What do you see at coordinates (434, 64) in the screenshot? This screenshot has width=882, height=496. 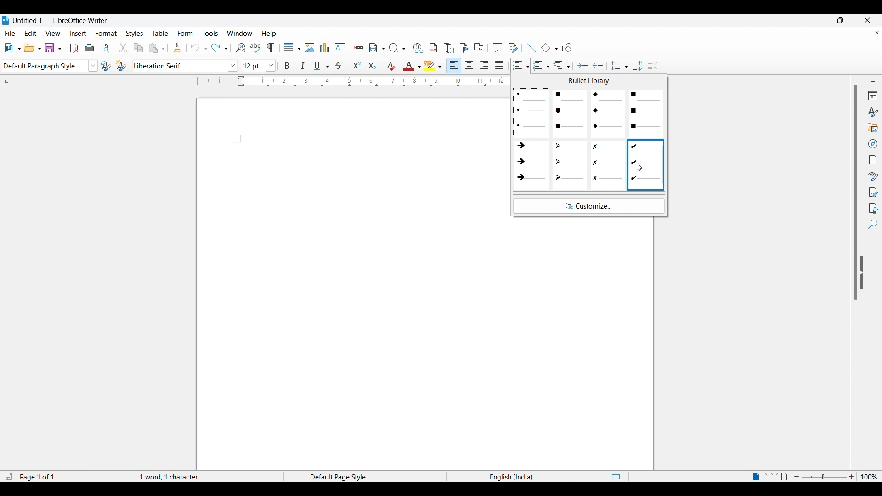 I see `hightlight color` at bounding box center [434, 64].